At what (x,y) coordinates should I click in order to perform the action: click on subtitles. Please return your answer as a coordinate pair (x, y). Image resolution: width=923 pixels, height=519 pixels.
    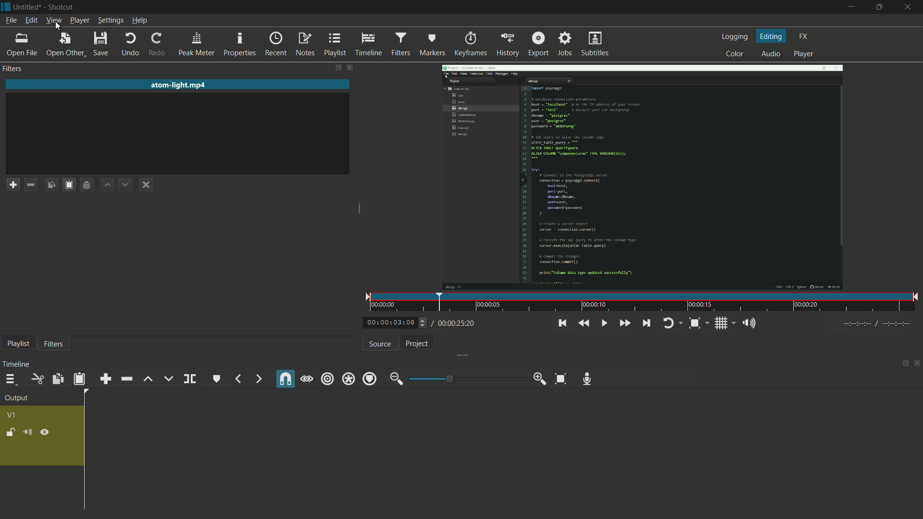
    Looking at the image, I should click on (595, 43).